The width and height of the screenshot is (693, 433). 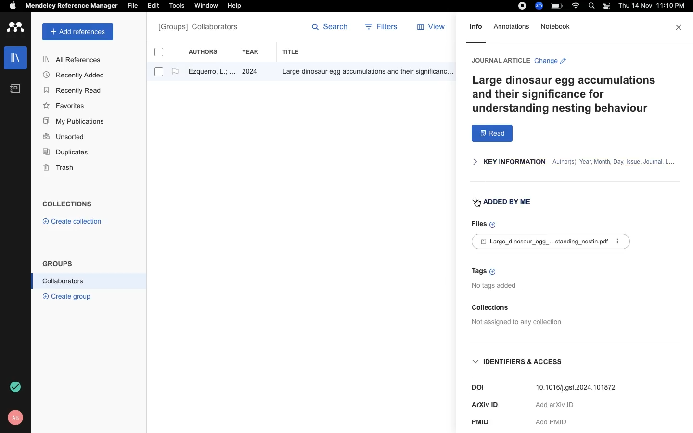 I want to click on search, so click(x=330, y=29).